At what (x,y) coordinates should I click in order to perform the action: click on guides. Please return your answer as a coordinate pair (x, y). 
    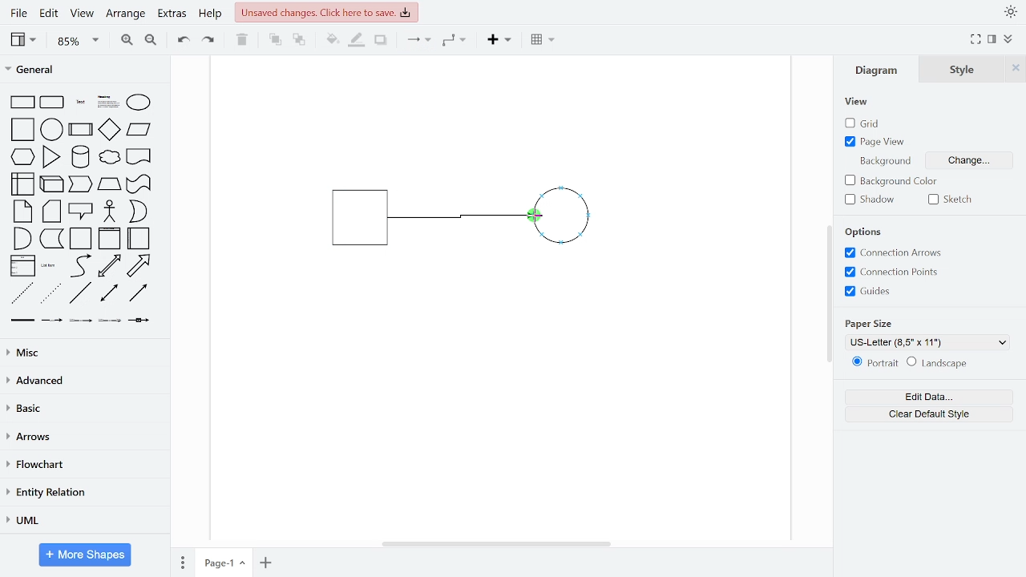
    Looking at the image, I should click on (868, 291).